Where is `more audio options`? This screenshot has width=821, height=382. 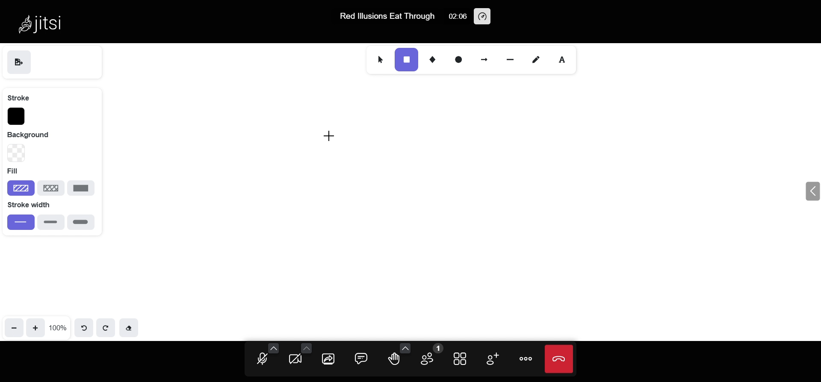 more audio options is located at coordinates (274, 348).